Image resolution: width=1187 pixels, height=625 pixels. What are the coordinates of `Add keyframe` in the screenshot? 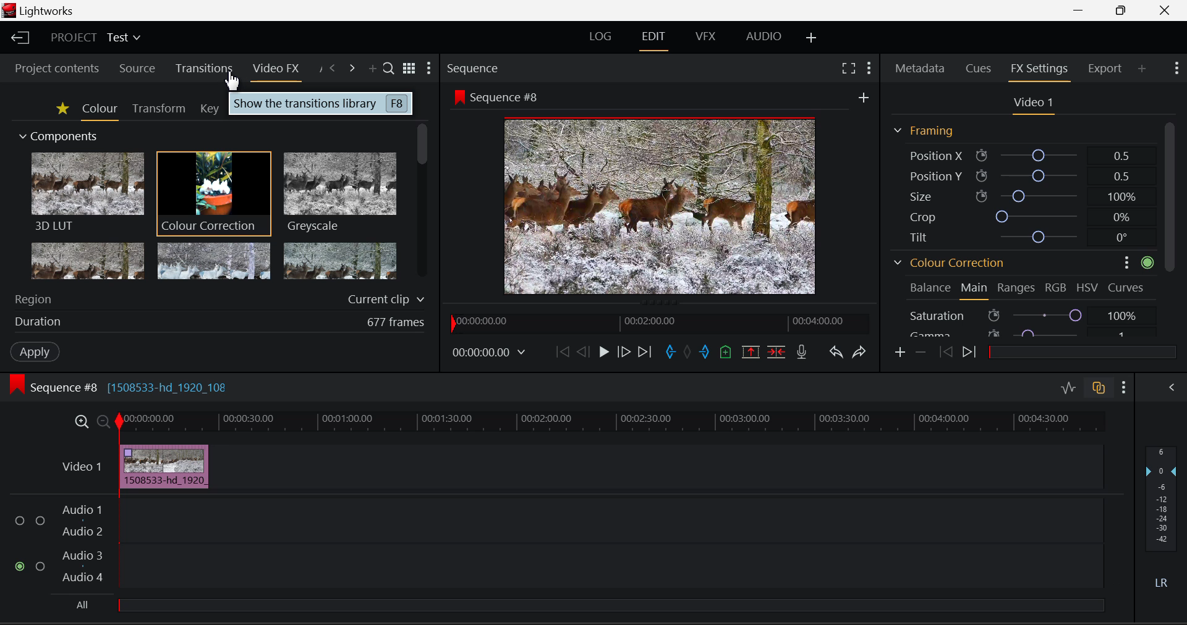 It's located at (901, 353).